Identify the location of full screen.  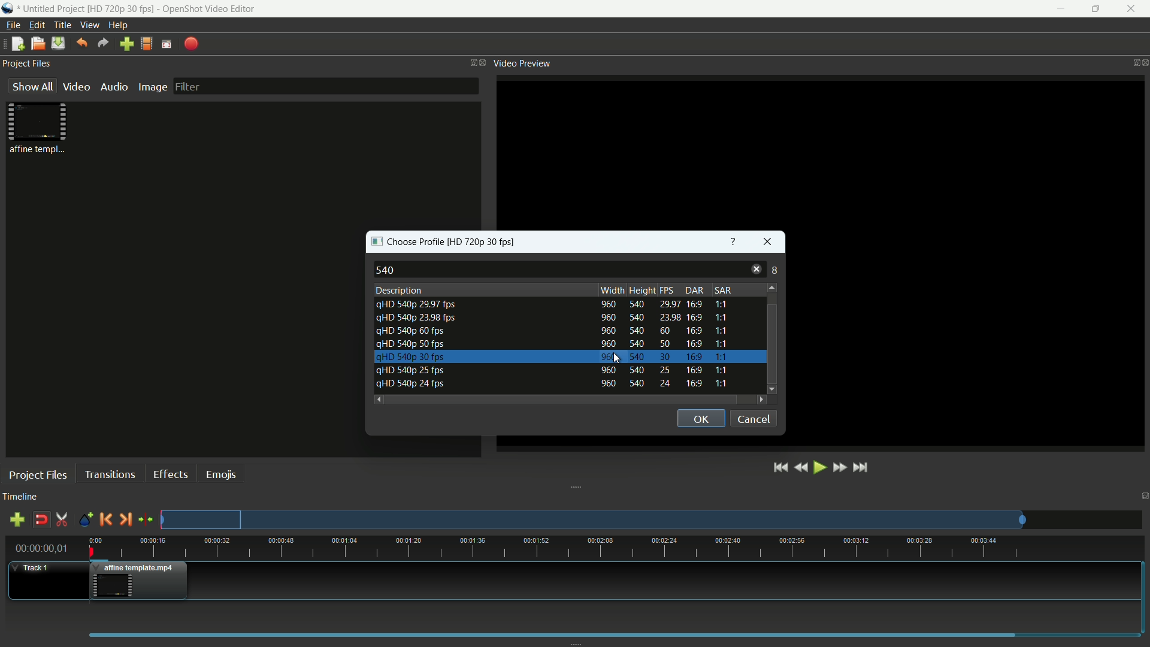
(168, 45).